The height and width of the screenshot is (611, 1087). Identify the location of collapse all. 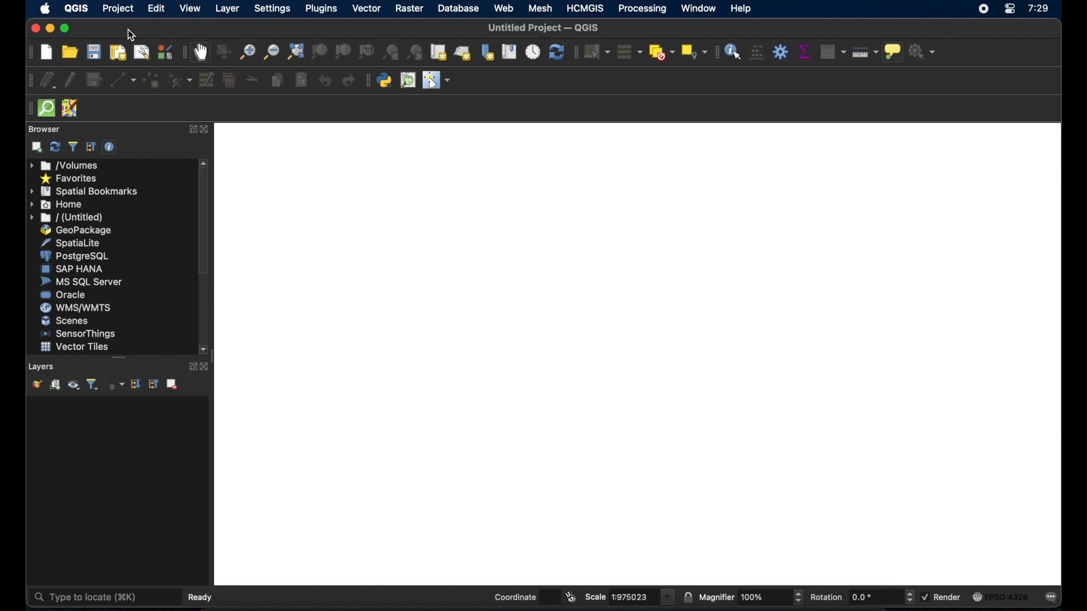
(91, 147).